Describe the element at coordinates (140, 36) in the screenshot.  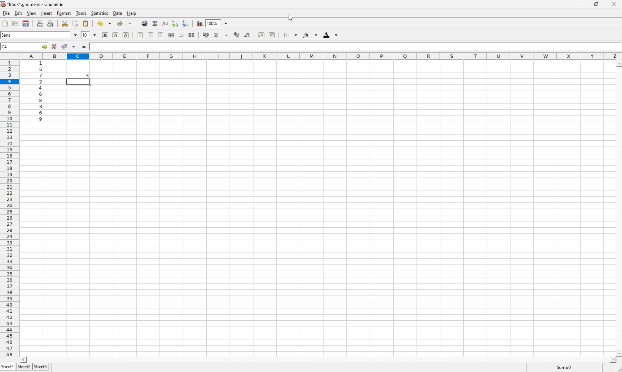
I see `align left` at that location.